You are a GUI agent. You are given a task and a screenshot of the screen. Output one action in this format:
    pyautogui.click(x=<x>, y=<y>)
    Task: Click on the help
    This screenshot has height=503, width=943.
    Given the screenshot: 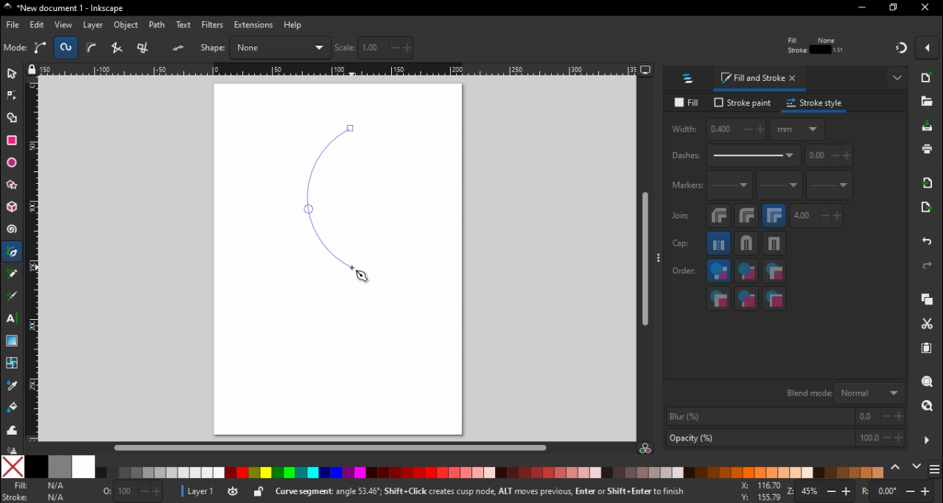 What is the action you would take?
    pyautogui.click(x=294, y=26)
    